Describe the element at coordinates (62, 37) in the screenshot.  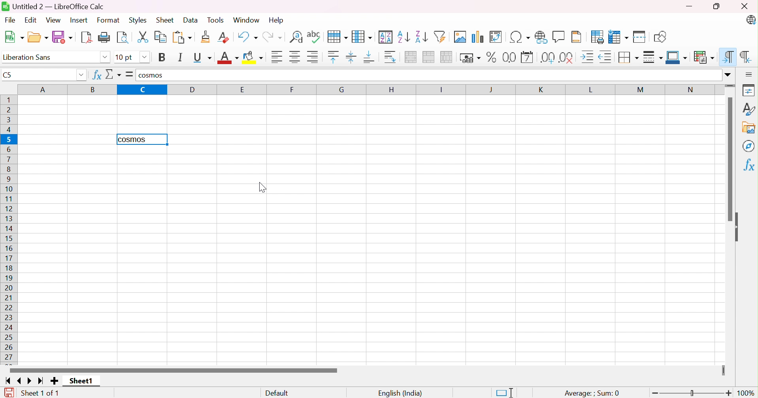
I see `Save` at that location.